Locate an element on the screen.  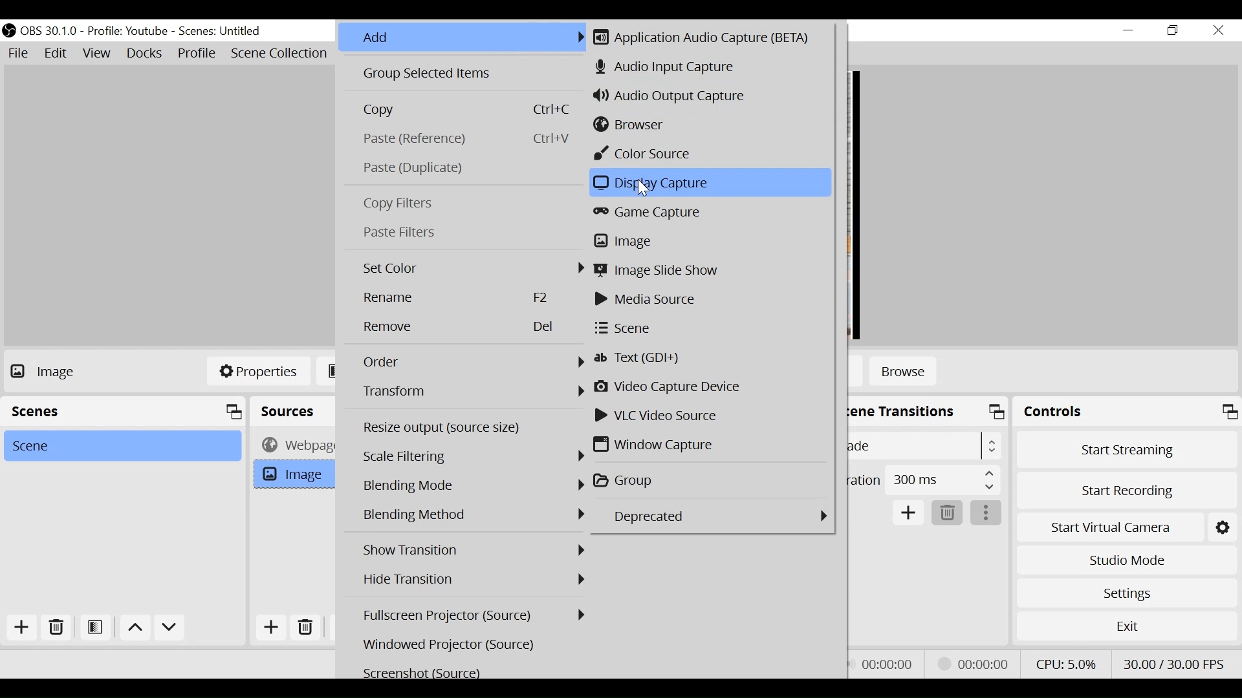
File is located at coordinates (19, 53).